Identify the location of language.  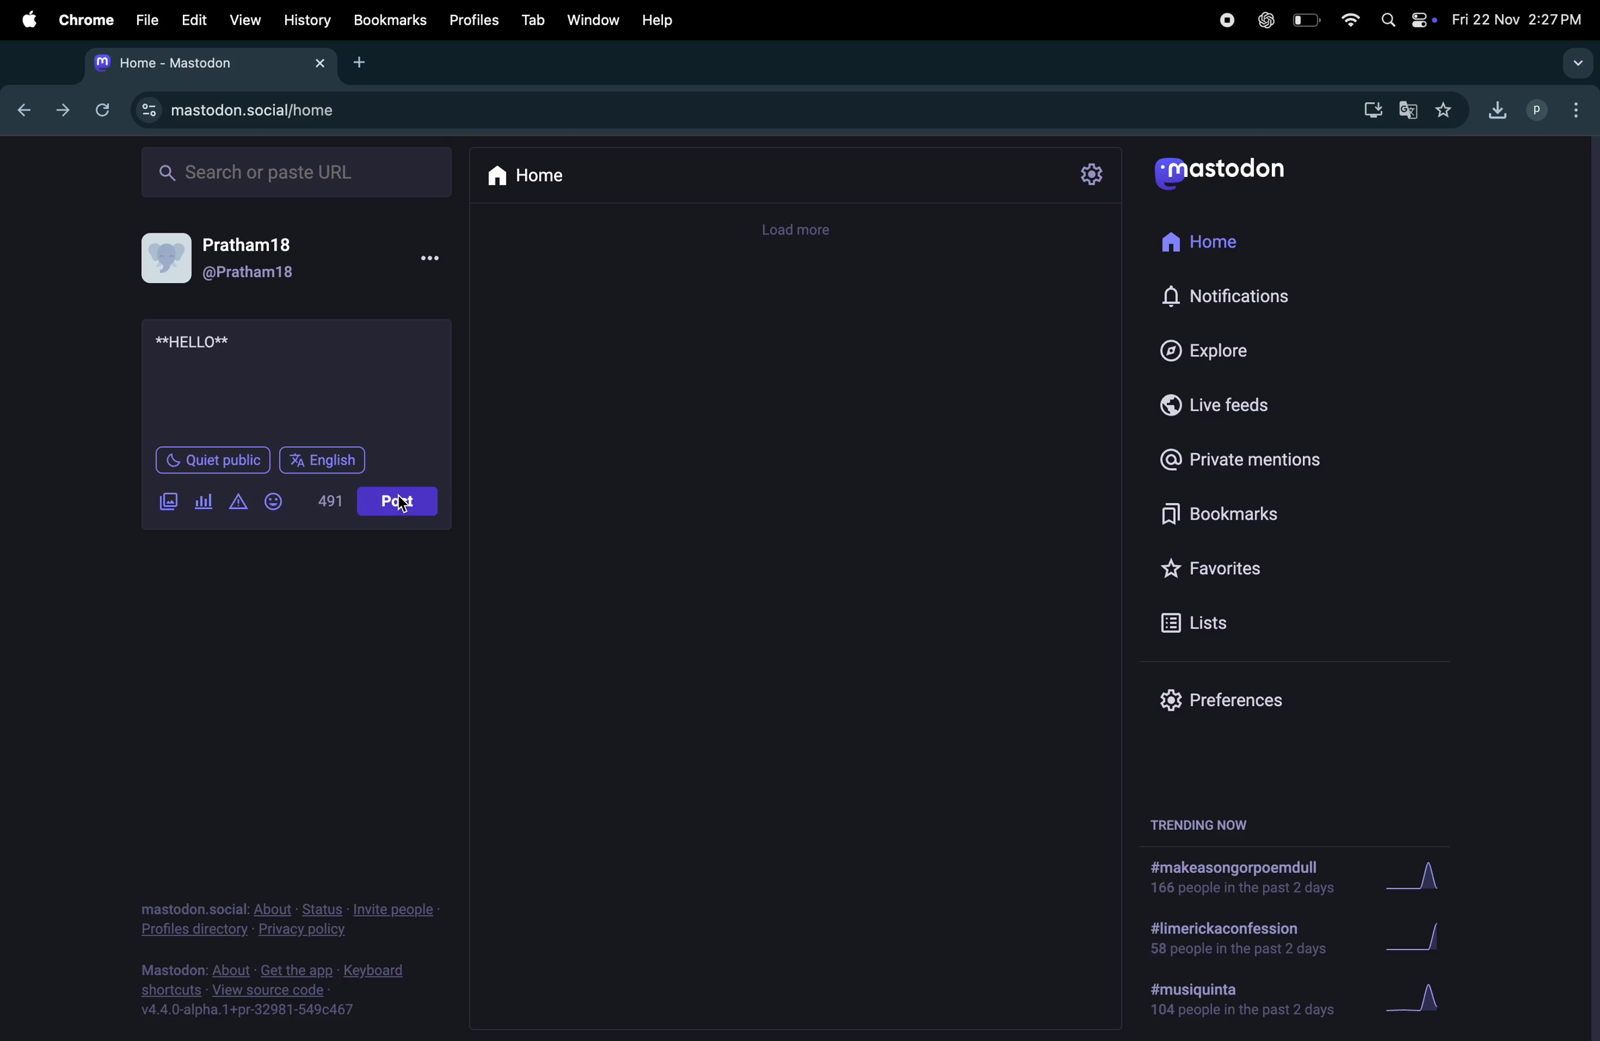
(324, 461).